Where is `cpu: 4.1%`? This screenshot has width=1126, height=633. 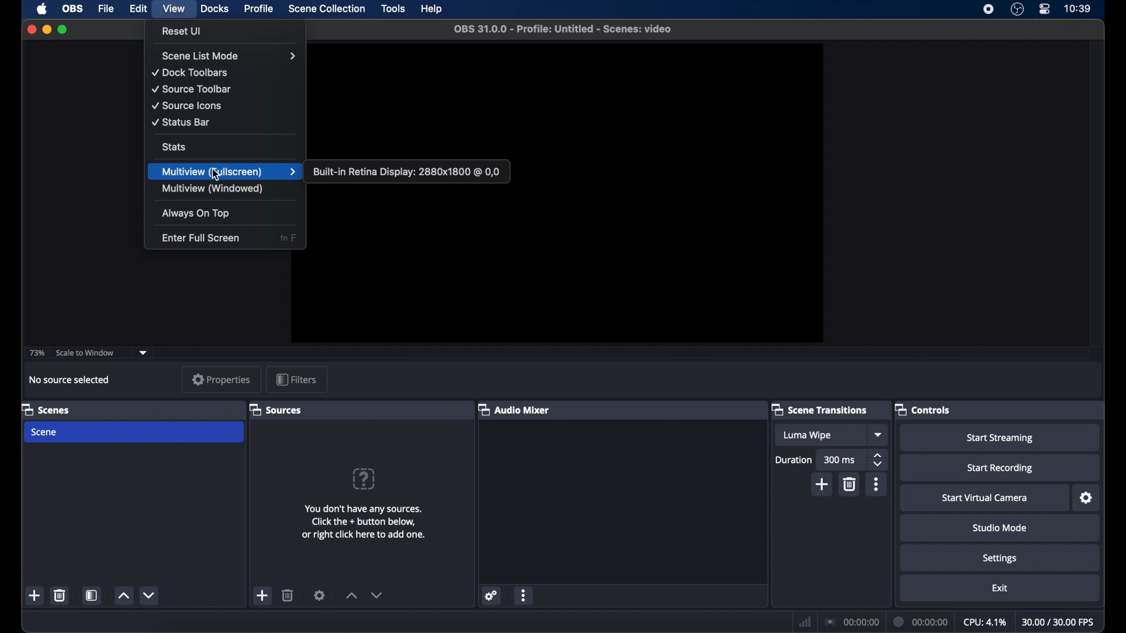
cpu: 4.1% is located at coordinates (984, 622).